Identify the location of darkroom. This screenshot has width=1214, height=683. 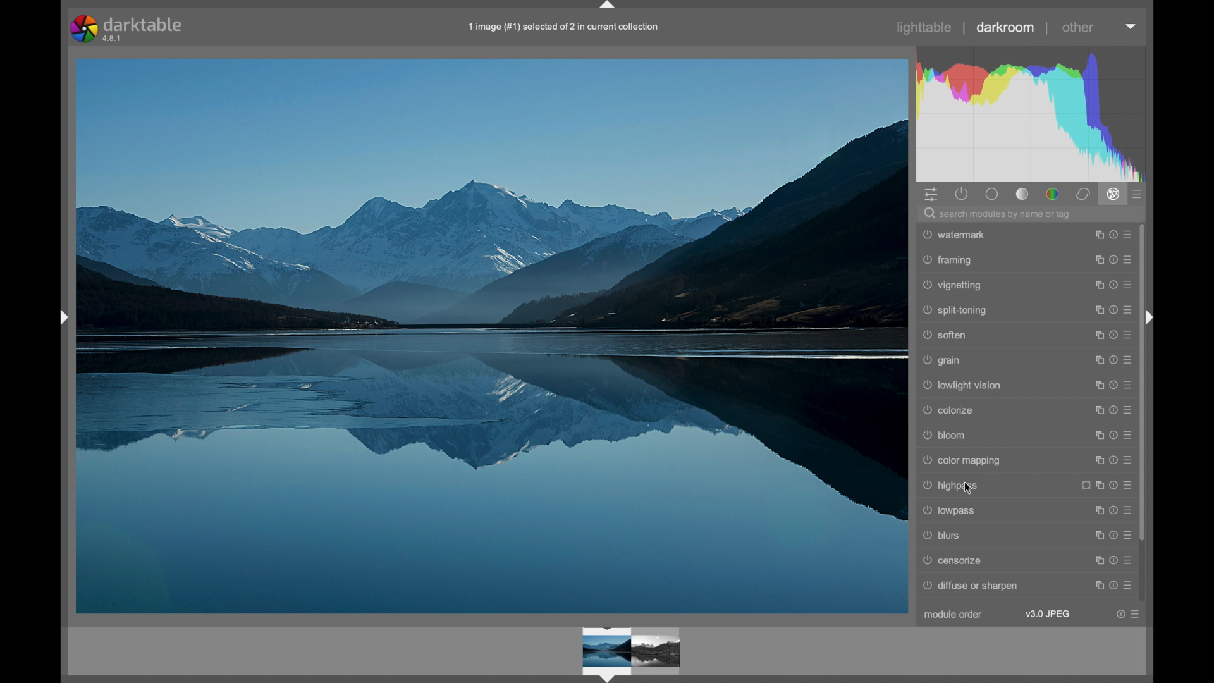
(1005, 27).